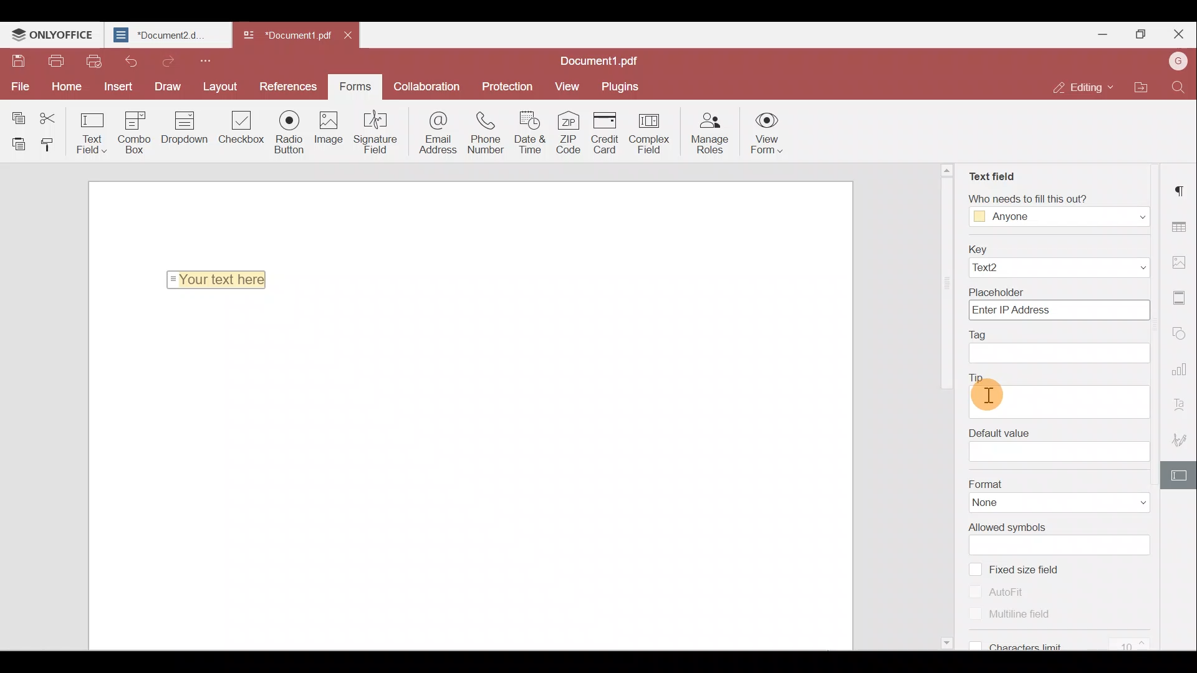  What do you see at coordinates (55, 61) in the screenshot?
I see `Print file` at bounding box center [55, 61].